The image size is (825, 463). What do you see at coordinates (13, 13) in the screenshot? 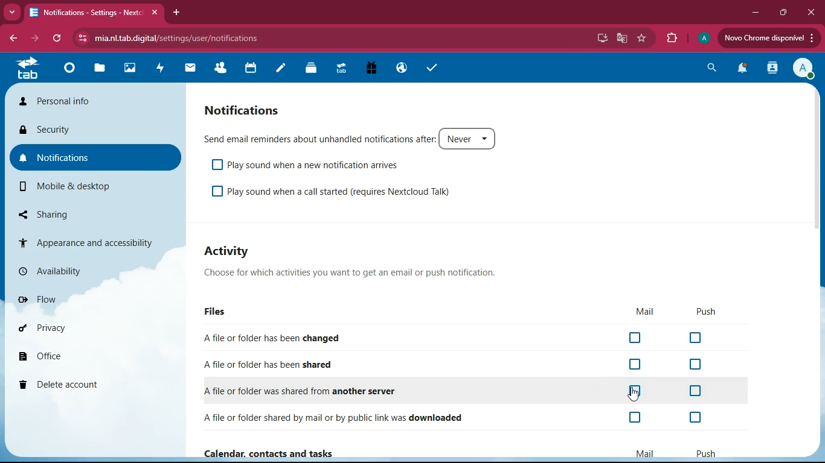
I see `more` at bounding box center [13, 13].